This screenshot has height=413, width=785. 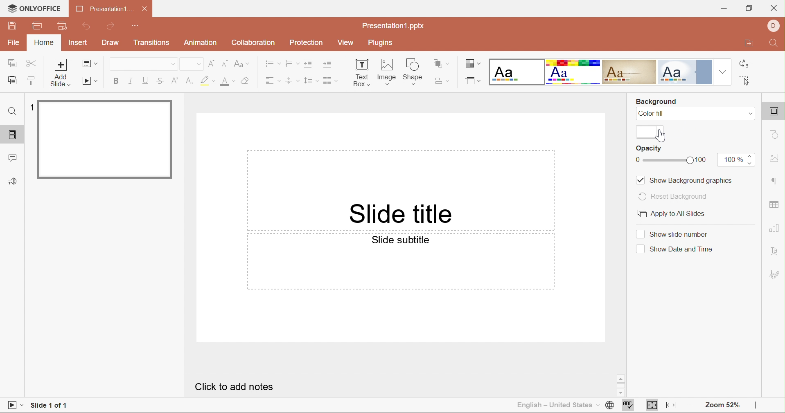 What do you see at coordinates (731, 160) in the screenshot?
I see `100%` at bounding box center [731, 160].